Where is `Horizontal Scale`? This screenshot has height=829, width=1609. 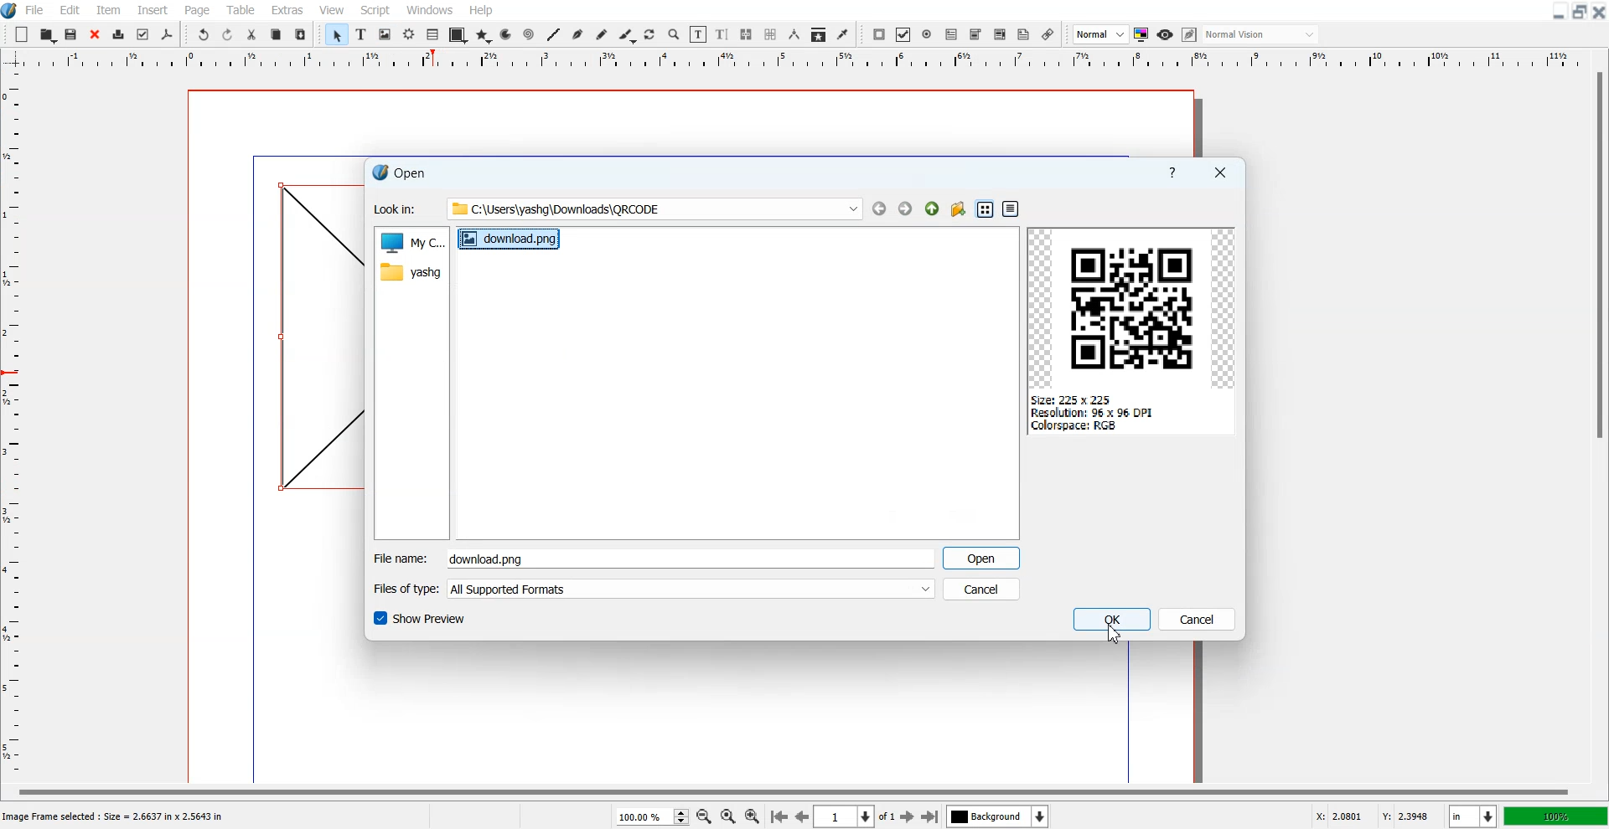
Horizontal Scale is located at coordinates (16, 426).